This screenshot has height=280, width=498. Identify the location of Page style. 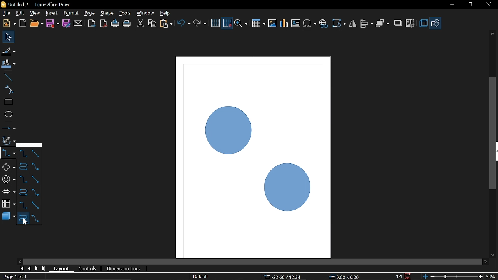
(201, 277).